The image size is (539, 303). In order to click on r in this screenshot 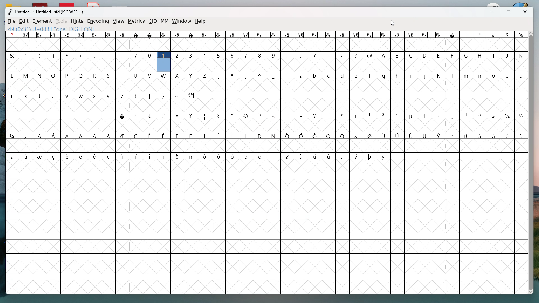, I will do `click(12, 95)`.